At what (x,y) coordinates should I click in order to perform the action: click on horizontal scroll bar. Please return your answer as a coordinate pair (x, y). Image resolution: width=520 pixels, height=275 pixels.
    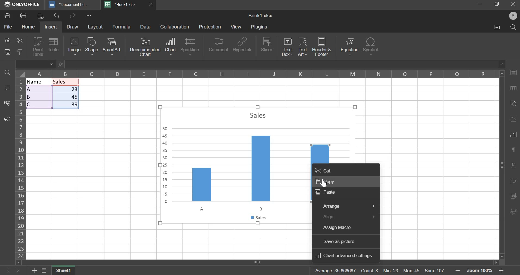
    Looking at the image, I should click on (162, 262).